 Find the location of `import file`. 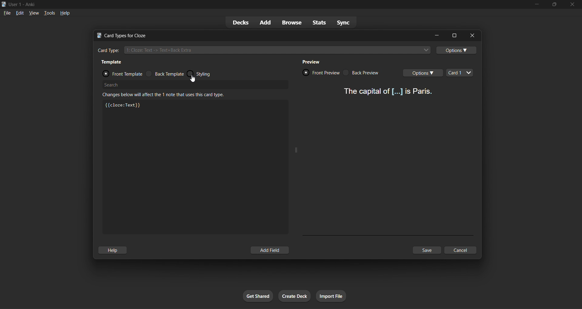

import file is located at coordinates (332, 295).